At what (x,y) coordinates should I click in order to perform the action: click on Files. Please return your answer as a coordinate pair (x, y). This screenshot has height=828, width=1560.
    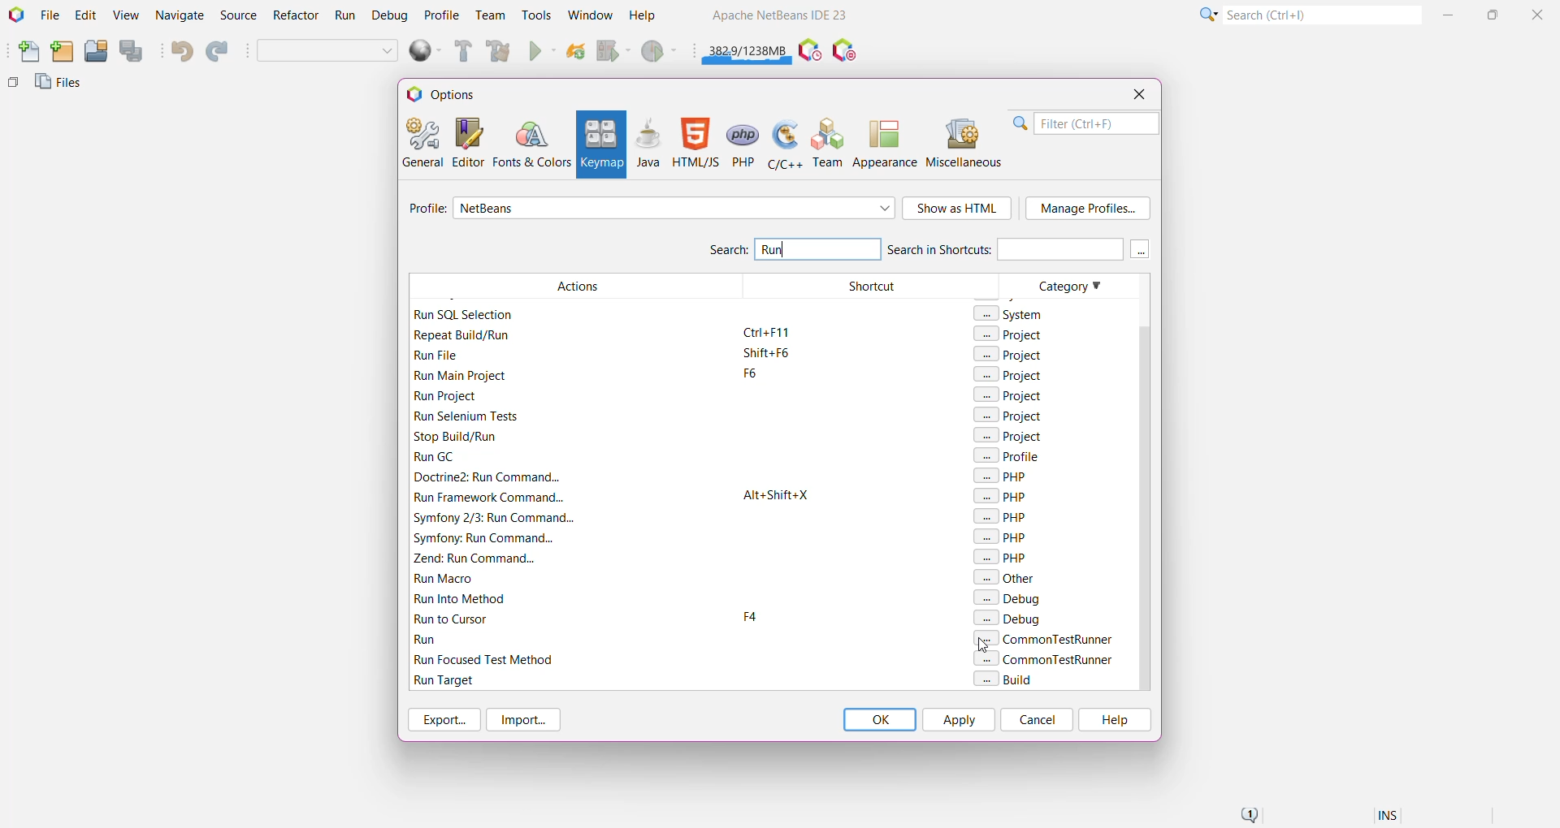
    Looking at the image, I should click on (61, 86).